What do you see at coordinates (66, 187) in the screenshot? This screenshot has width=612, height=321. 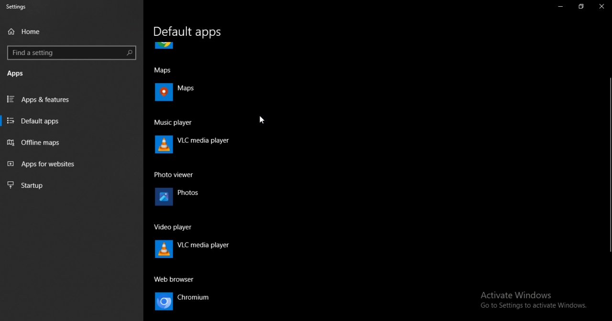 I see `startup` at bounding box center [66, 187].